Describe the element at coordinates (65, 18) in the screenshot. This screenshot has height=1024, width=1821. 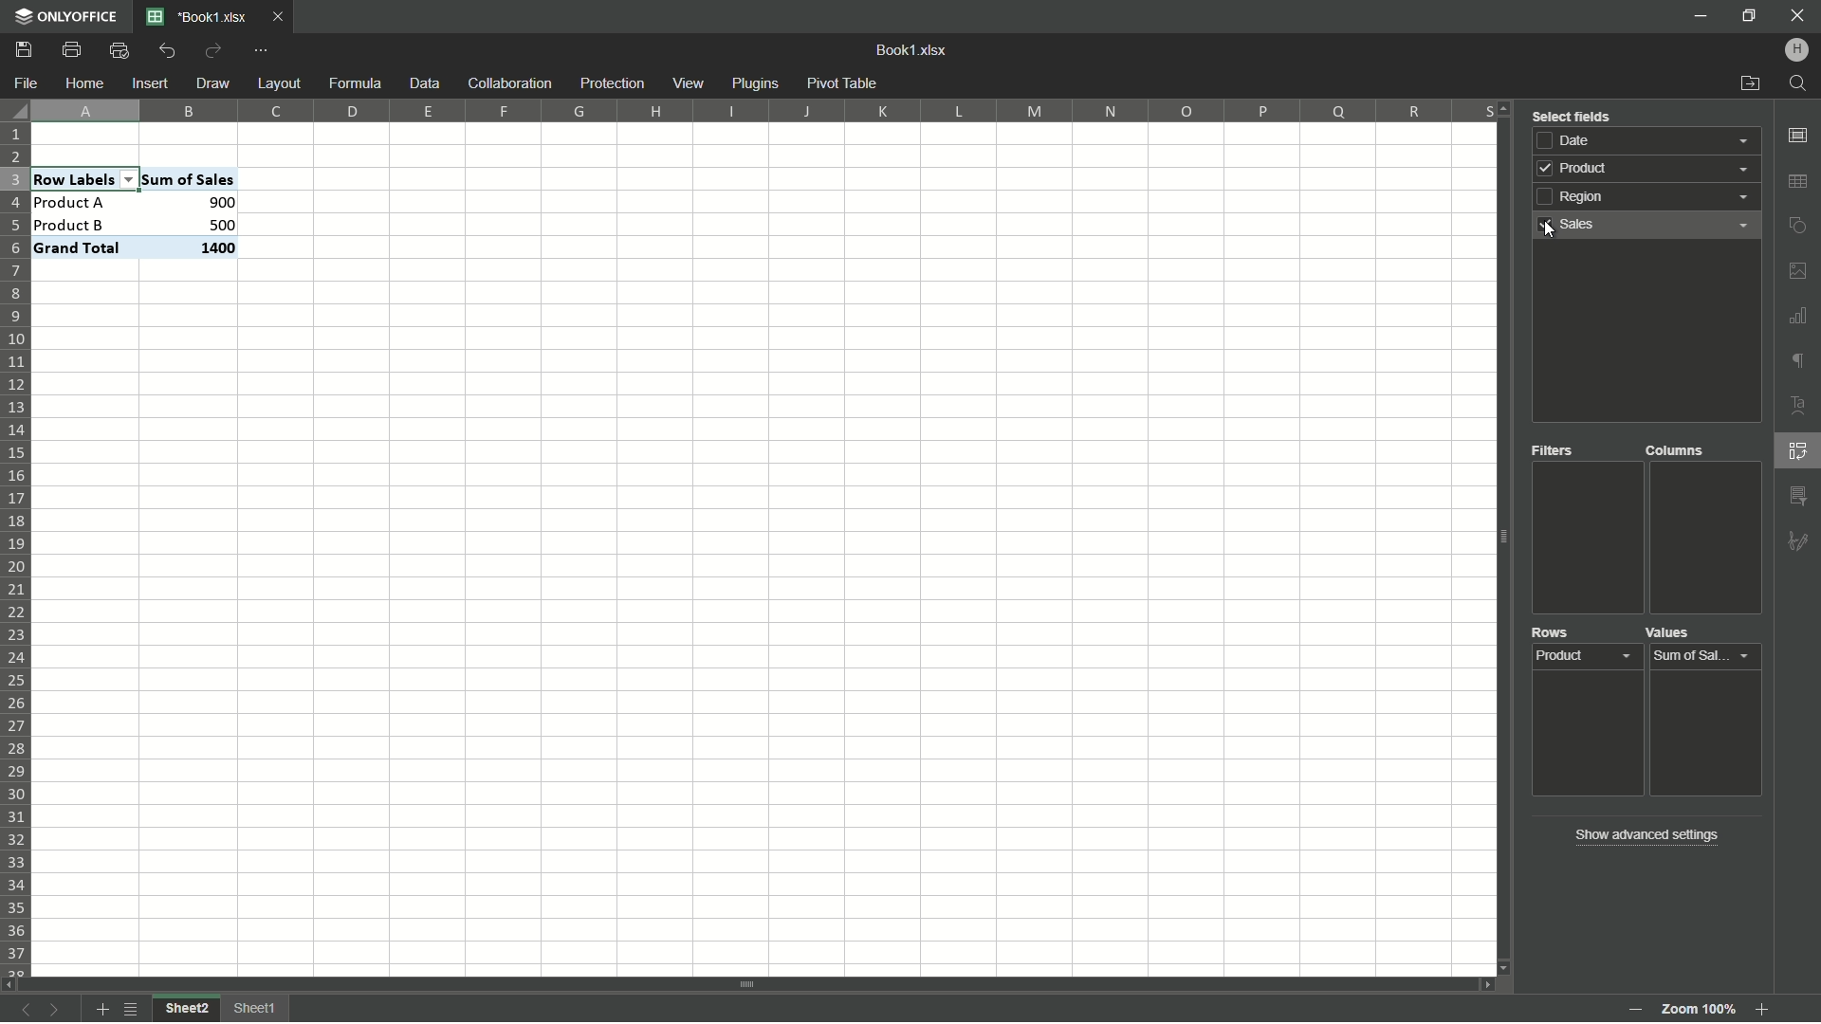
I see `app name` at that location.